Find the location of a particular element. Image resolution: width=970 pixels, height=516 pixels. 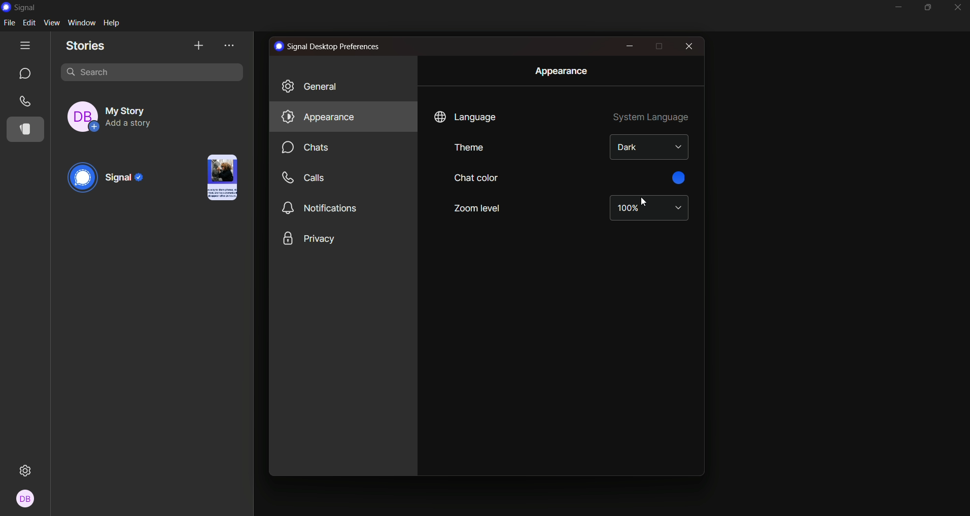

options is located at coordinates (231, 46).